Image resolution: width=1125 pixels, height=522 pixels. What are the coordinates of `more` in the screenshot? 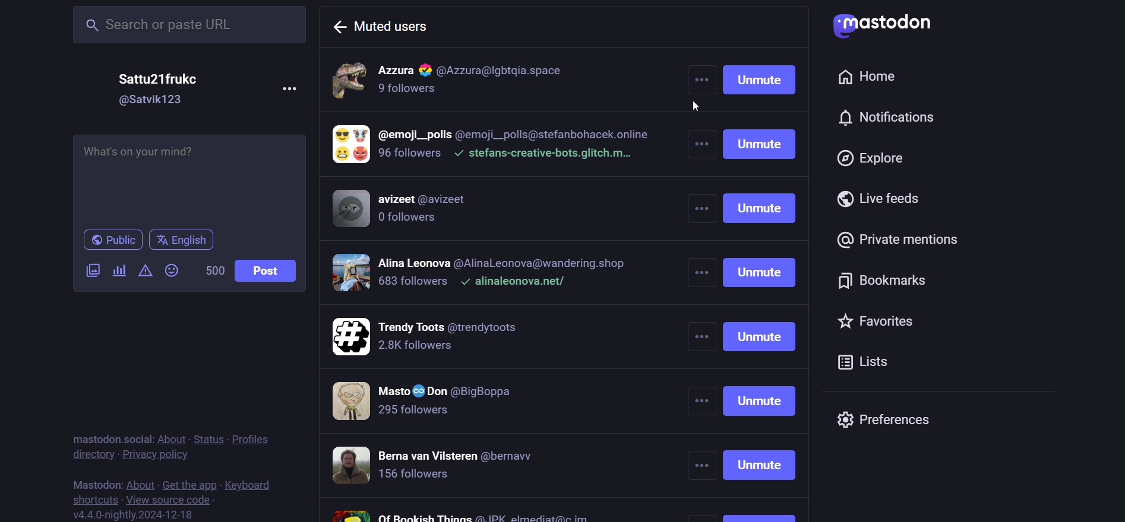 It's located at (292, 90).